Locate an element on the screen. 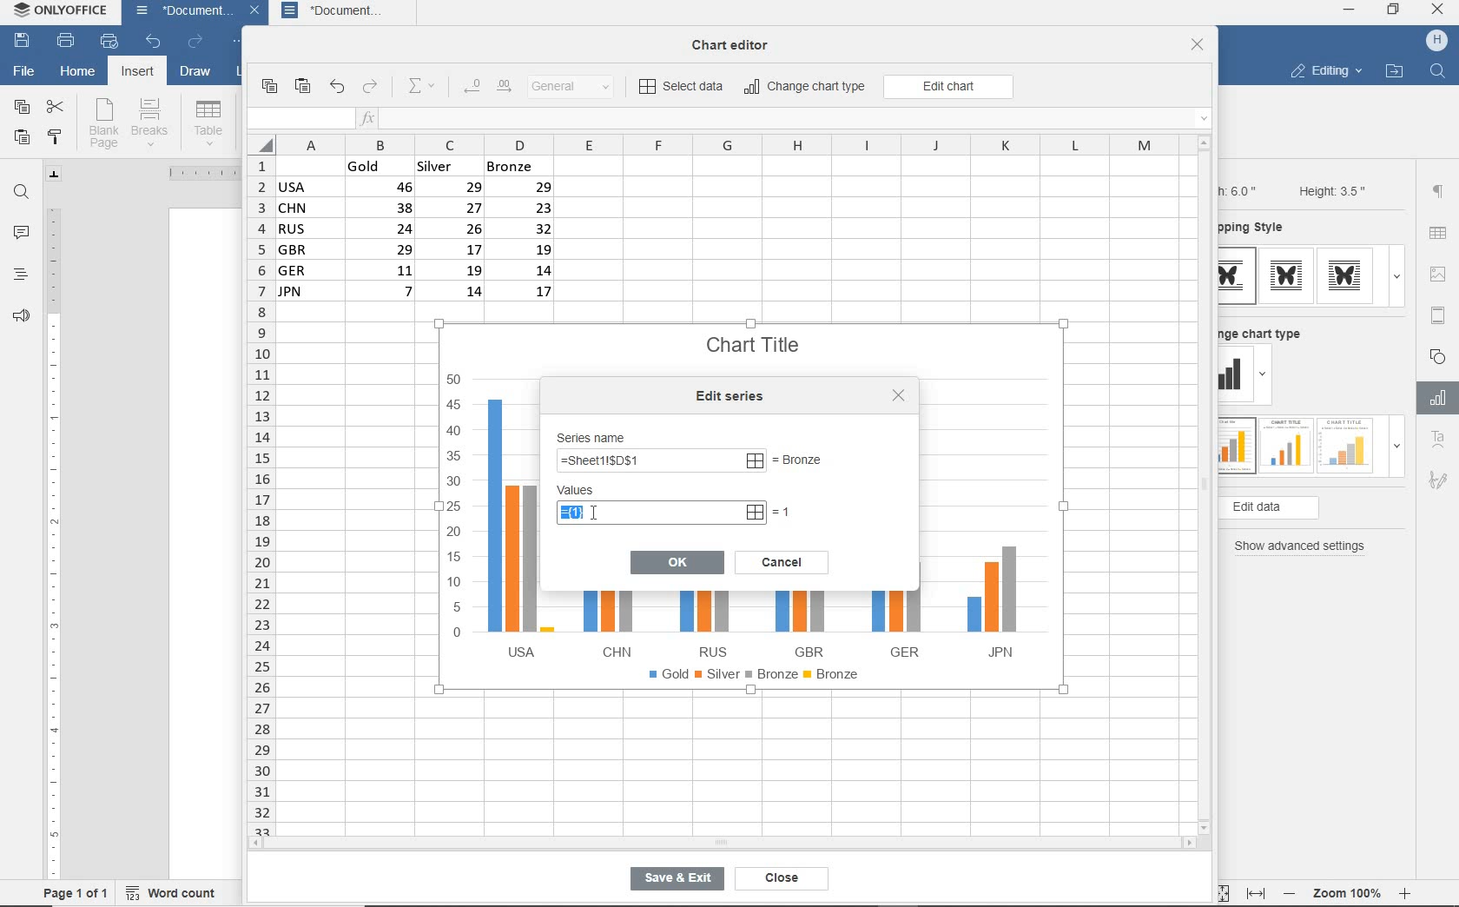  number format is located at coordinates (578, 88).